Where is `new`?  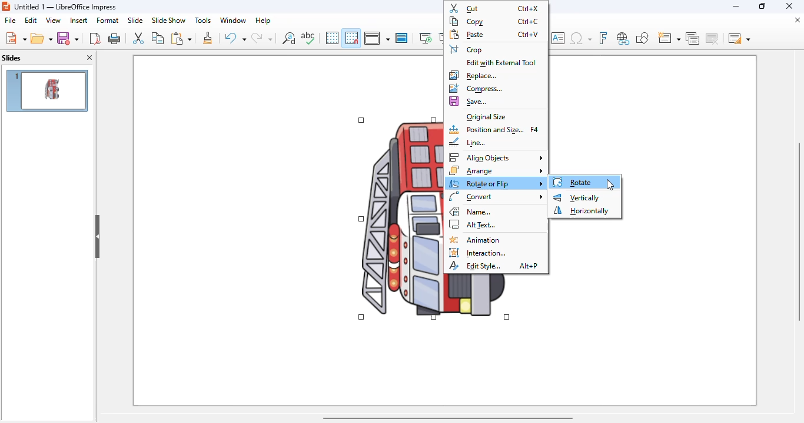
new is located at coordinates (15, 38).